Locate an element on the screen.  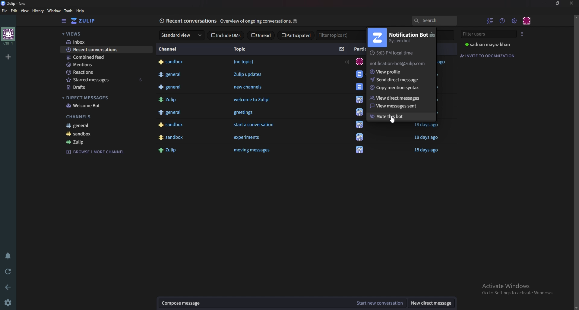
Personal menu is located at coordinates (526, 21).